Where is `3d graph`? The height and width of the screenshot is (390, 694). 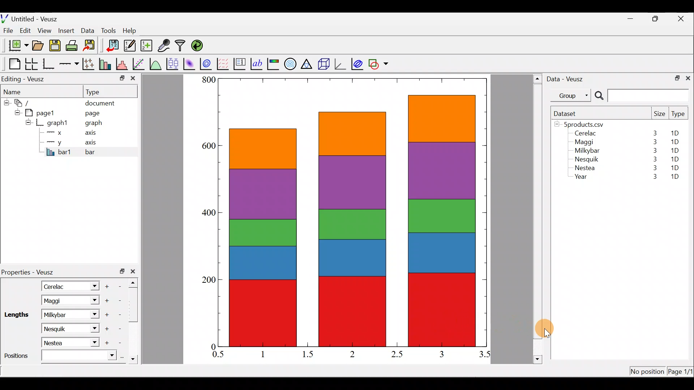
3d graph is located at coordinates (340, 63).